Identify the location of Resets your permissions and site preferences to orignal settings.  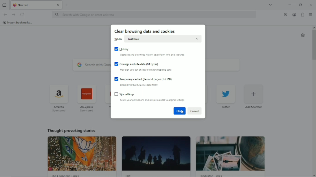
(152, 100).